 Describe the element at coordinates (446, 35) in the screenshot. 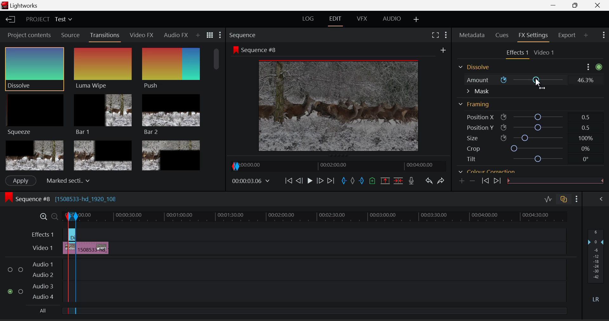

I see `Show Settings` at that location.